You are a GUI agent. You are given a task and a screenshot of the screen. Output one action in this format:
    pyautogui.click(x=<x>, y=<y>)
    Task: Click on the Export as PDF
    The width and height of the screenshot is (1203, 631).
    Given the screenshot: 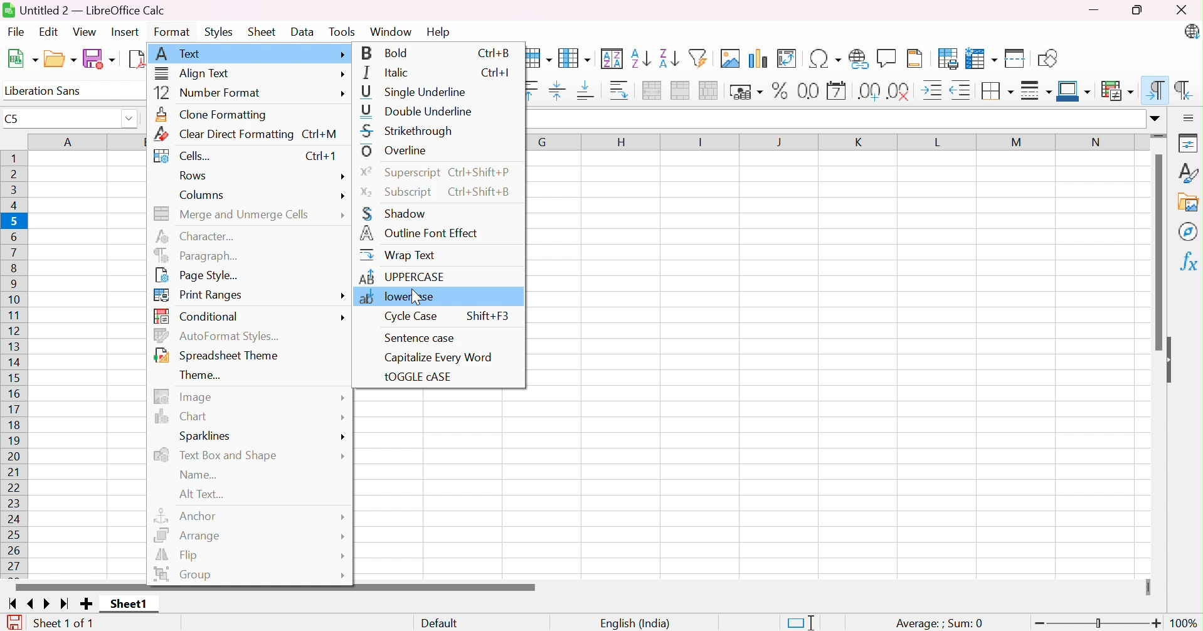 What is the action you would take?
    pyautogui.click(x=137, y=60)
    